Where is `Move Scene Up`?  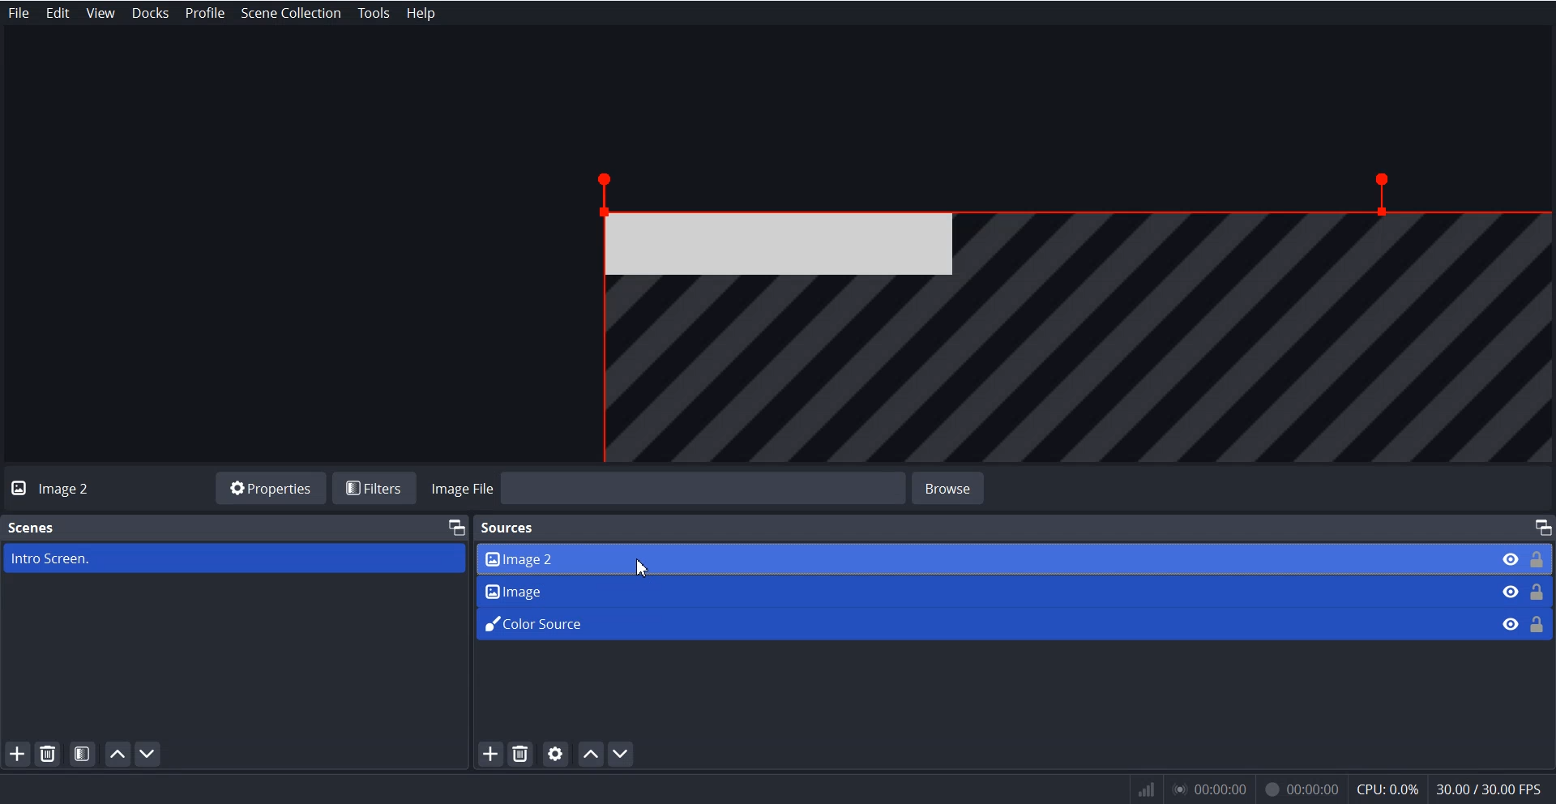
Move Scene Up is located at coordinates (118, 754).